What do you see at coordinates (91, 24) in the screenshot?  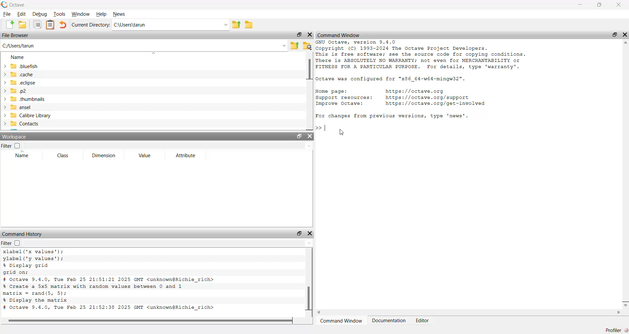 I see `Current Directory:` at bounding box center [91, 24].